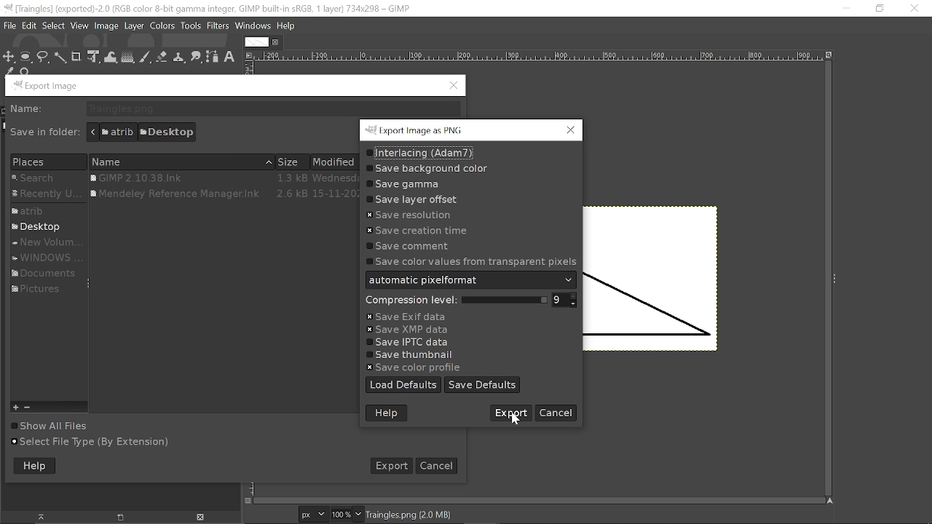 The width and height of the screenshot is (932, 524). I want to click on Help, so click(286, 25).